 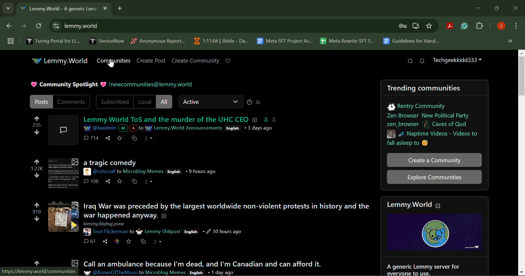 I want to click on 1 day ago, so click(x=222, y=272).